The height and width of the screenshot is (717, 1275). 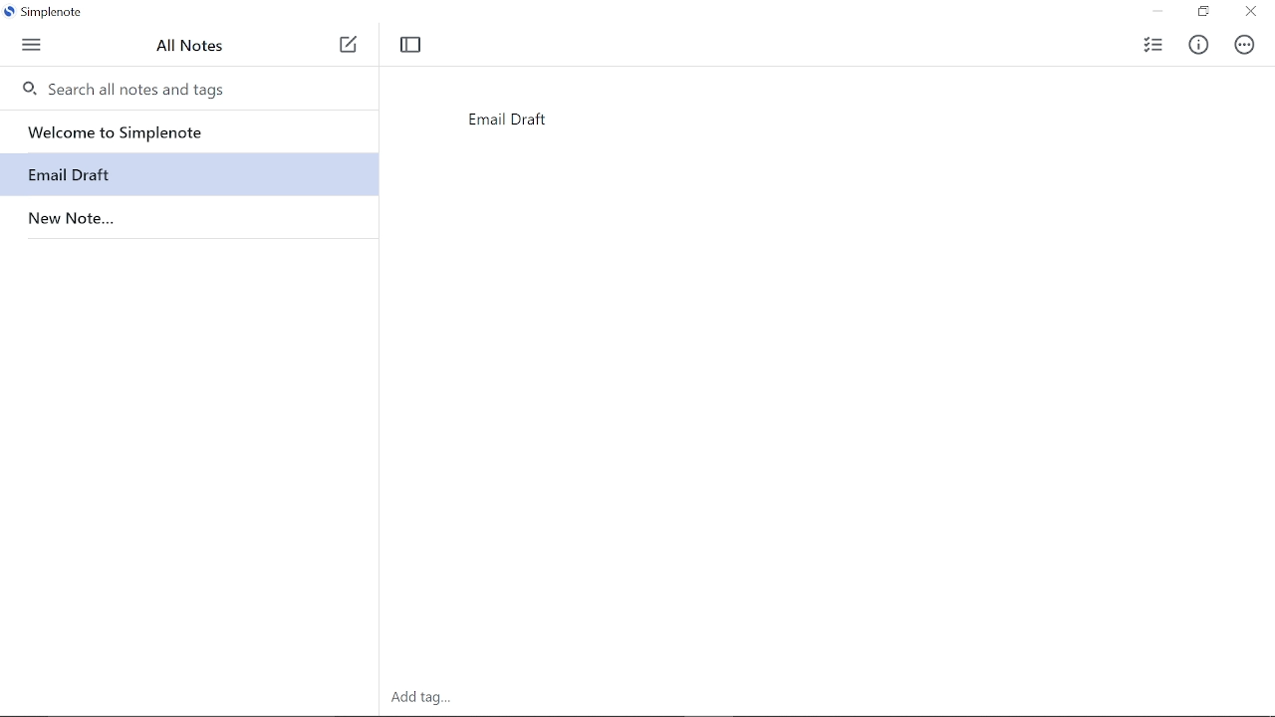 What do you see at coordinates (1203, 13) in the screenshot?
I see `Restore down` at bounding box center [1203, 13].